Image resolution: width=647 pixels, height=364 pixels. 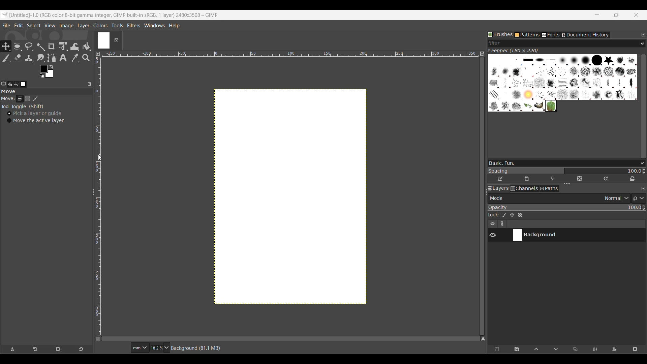 I want to click on Indicates move tools, so click(x=8, y=98).